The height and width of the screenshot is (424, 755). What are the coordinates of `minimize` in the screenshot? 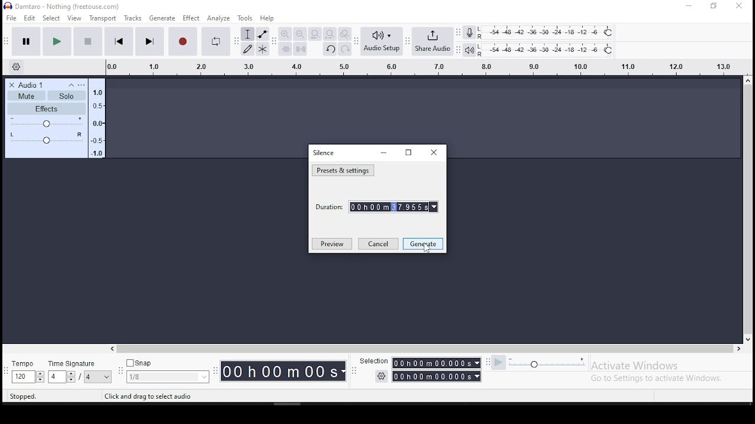 It's located at (688, 6).